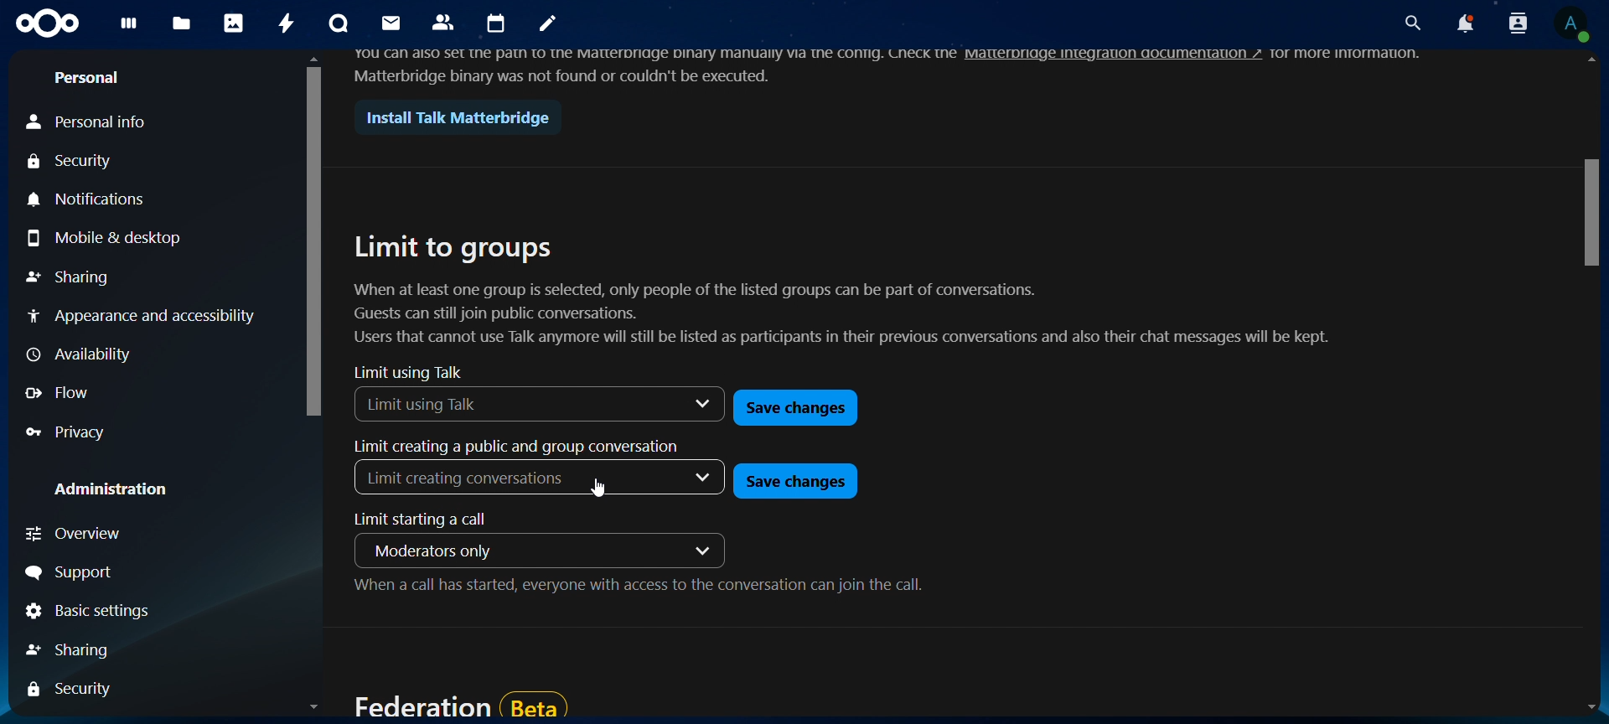  I want to click on everyone, so click(543, 555).